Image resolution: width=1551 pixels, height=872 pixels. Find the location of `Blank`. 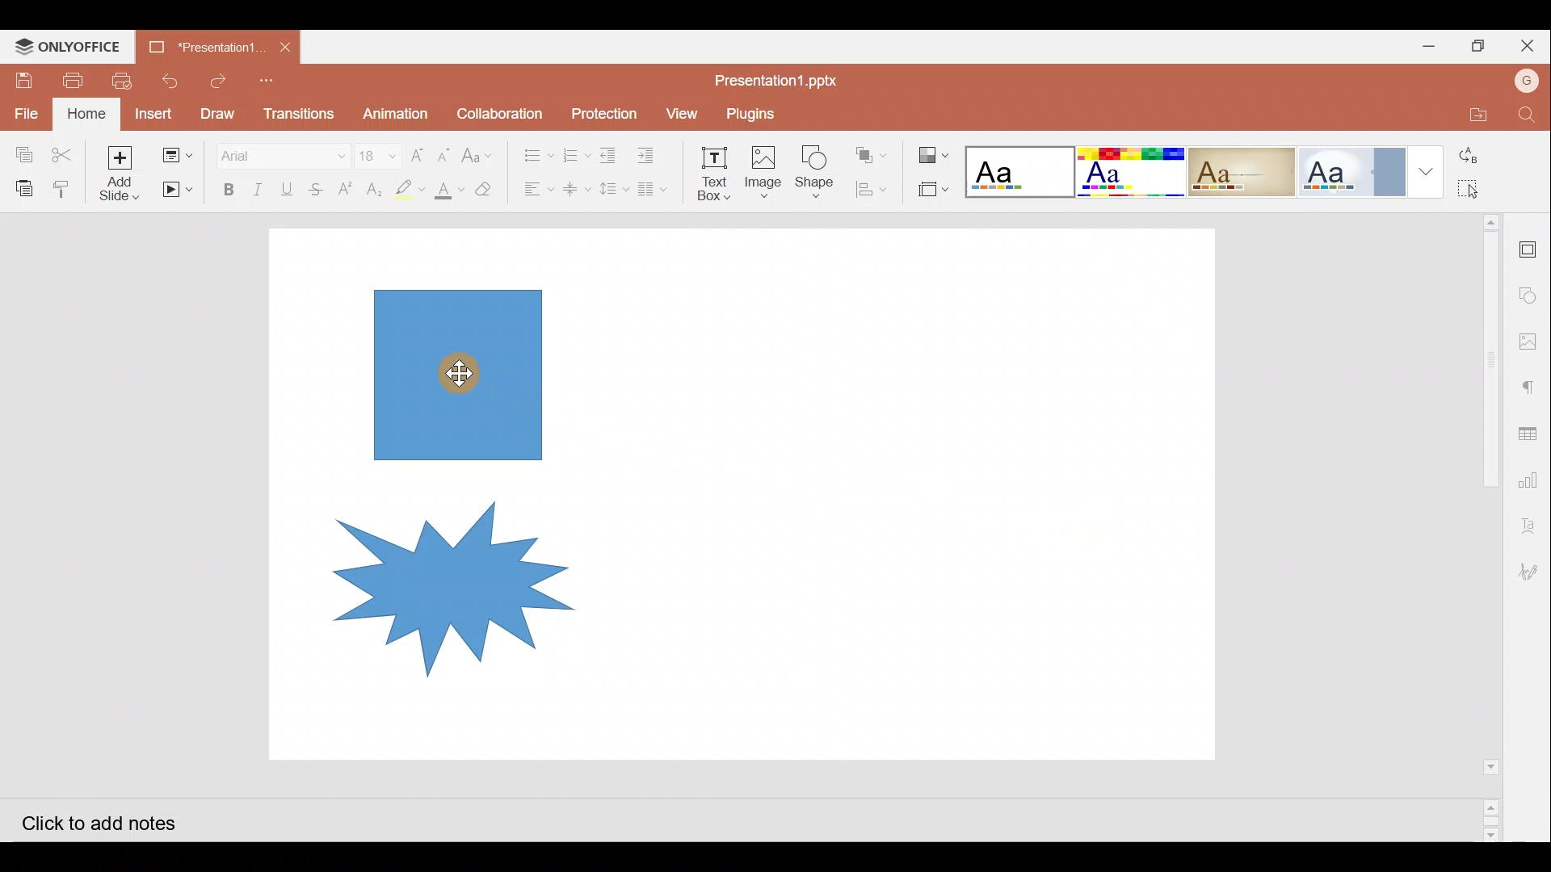

Blank is located at coordinates (1018, 167).